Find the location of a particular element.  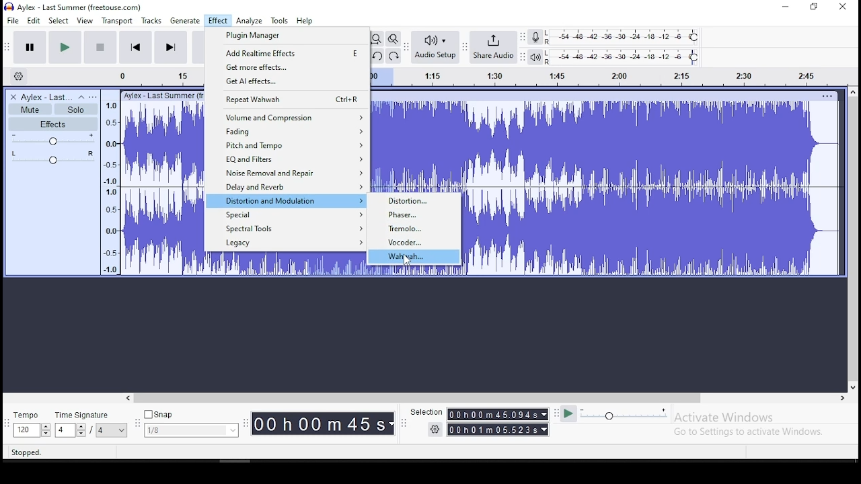

plugin manager is located at coordinates (289, 36).